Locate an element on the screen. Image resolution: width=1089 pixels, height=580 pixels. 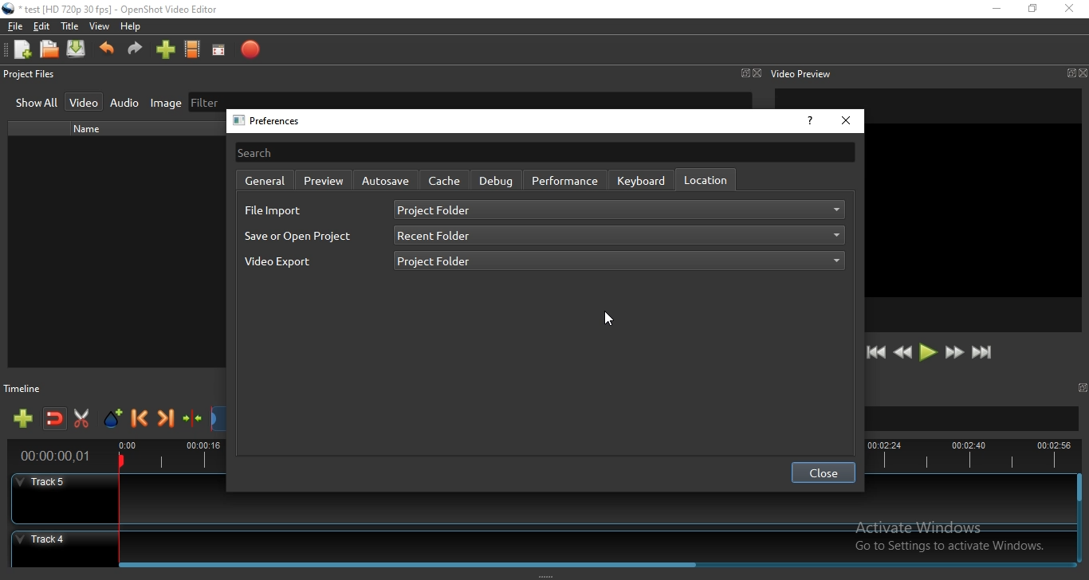
Add track is located at coordinates (25, 419).